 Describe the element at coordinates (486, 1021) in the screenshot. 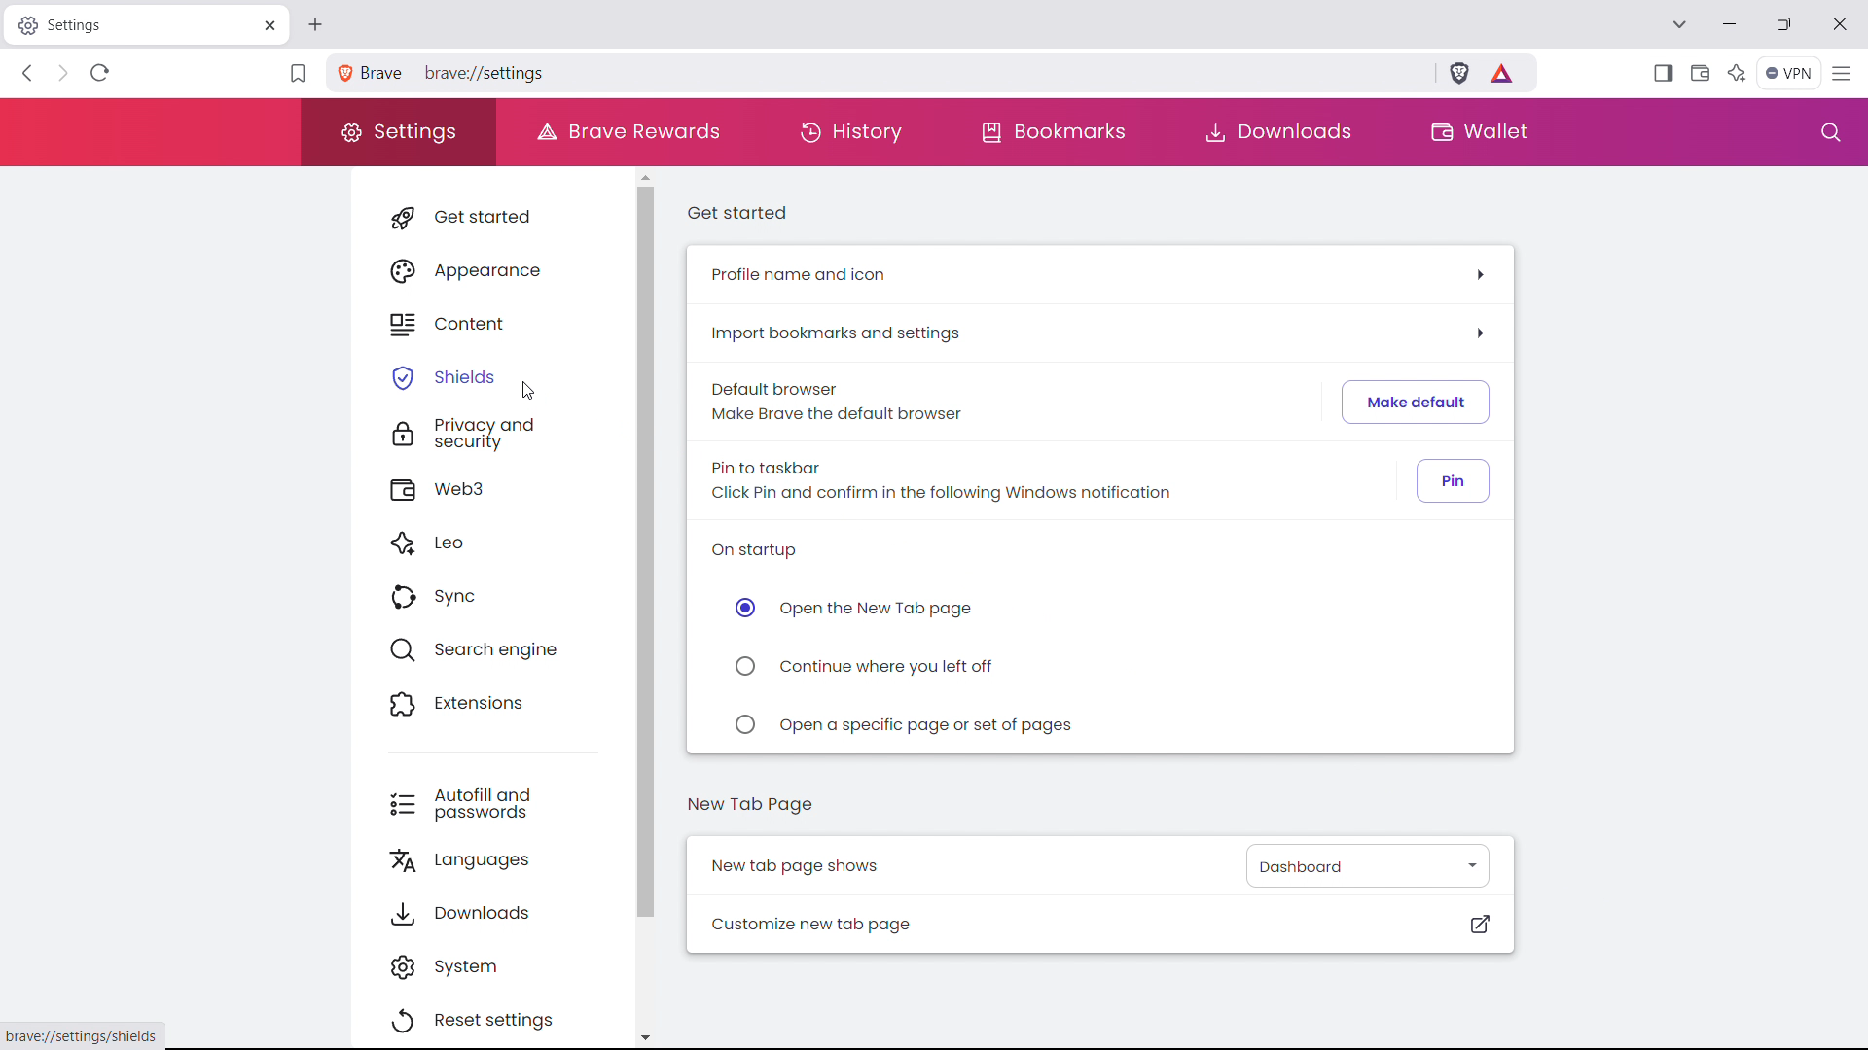

I see `reset settings` at that location.